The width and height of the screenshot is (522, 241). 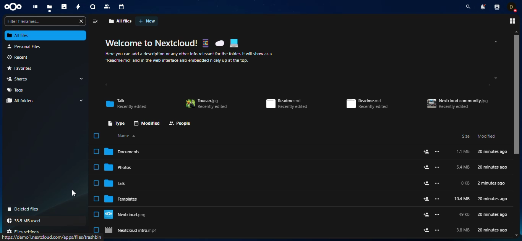 What do you see at coordinates (134, 230) in the screenshot?
I see `Nextcloud intro.mp4` at bounding box center [134, 230].